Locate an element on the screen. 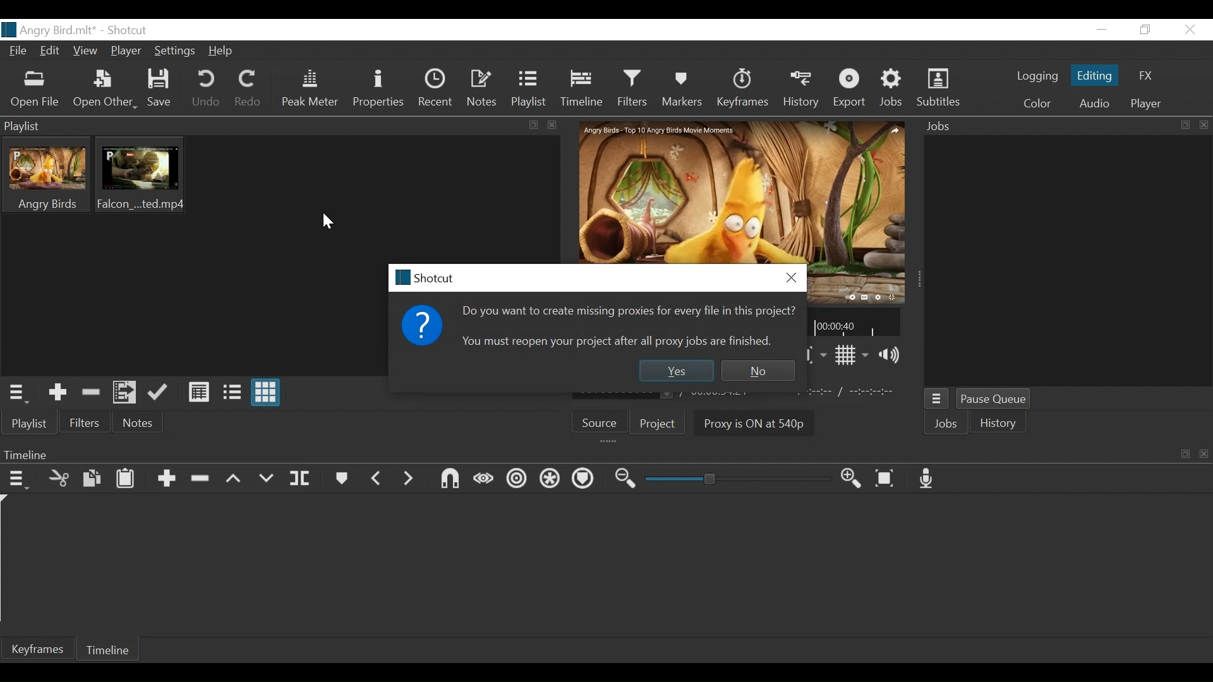 This screenshot has height=682, width=1213. Jobs Menu is located at coordinates (936, 399).